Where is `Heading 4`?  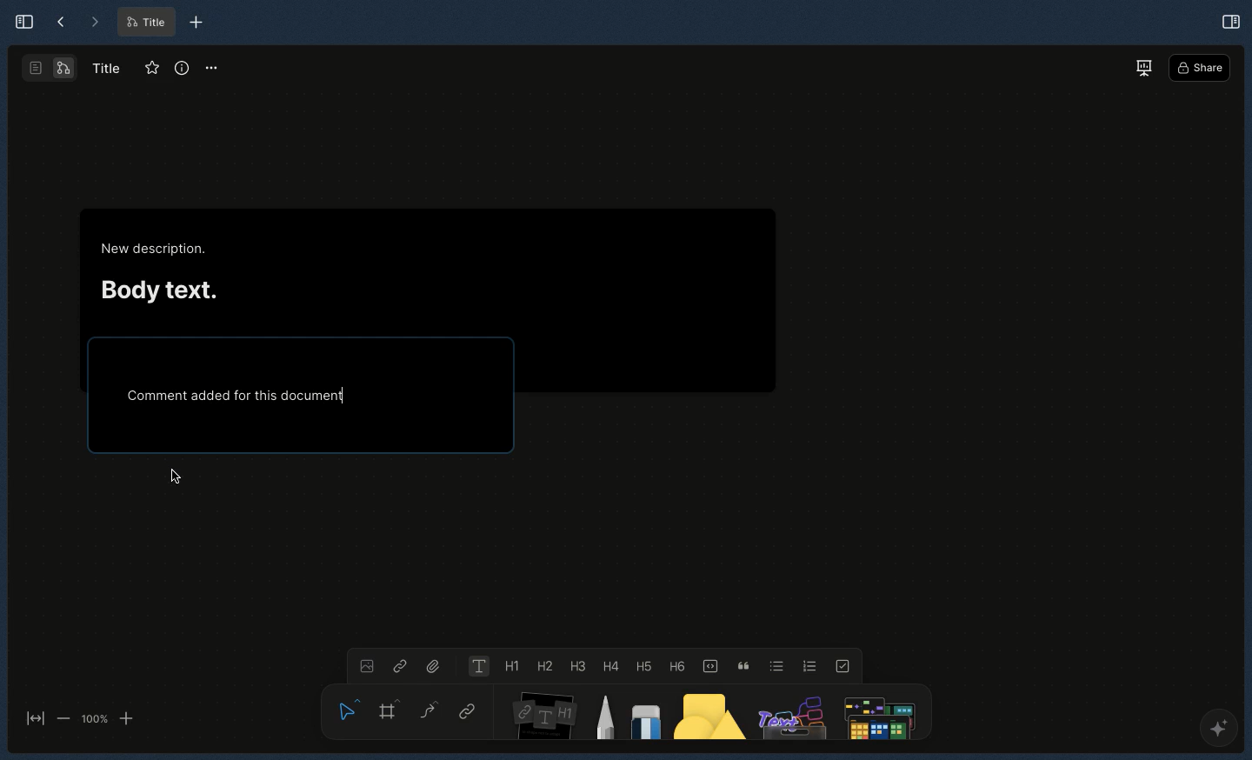 Heading 4 is located at coordinates (609, 666).